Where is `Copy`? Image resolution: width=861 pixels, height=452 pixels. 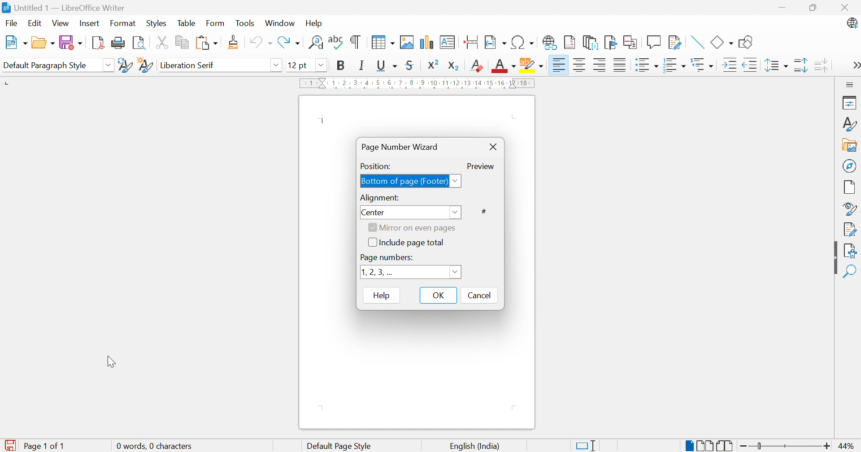
Copy is located at coordinates (183, 42).